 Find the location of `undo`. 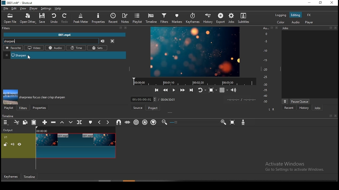

undo is located at coordinates (54, 18).